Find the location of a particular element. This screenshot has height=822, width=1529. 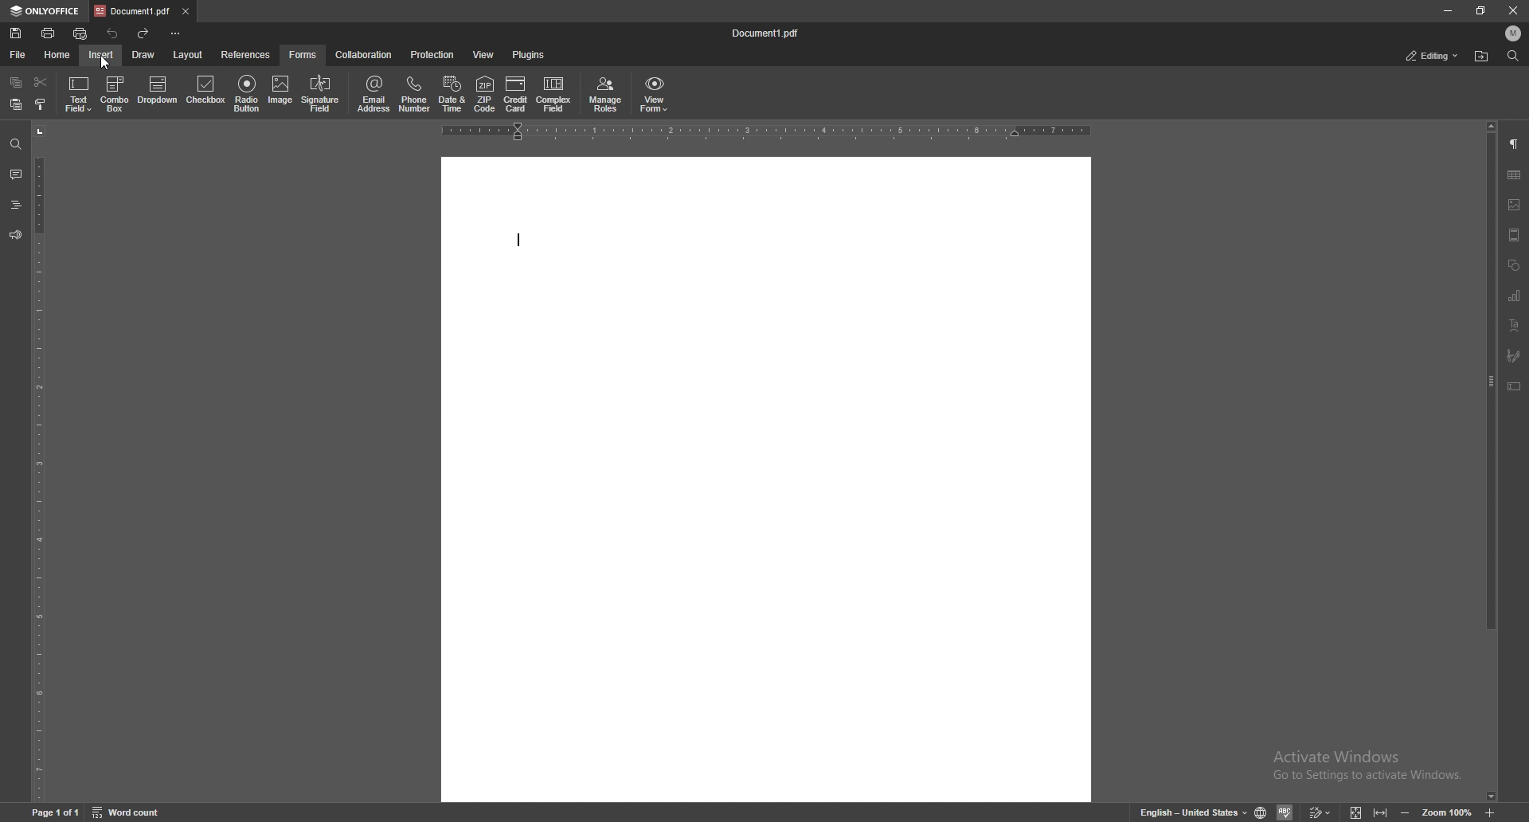

close is located at coordinates (1512, 10).